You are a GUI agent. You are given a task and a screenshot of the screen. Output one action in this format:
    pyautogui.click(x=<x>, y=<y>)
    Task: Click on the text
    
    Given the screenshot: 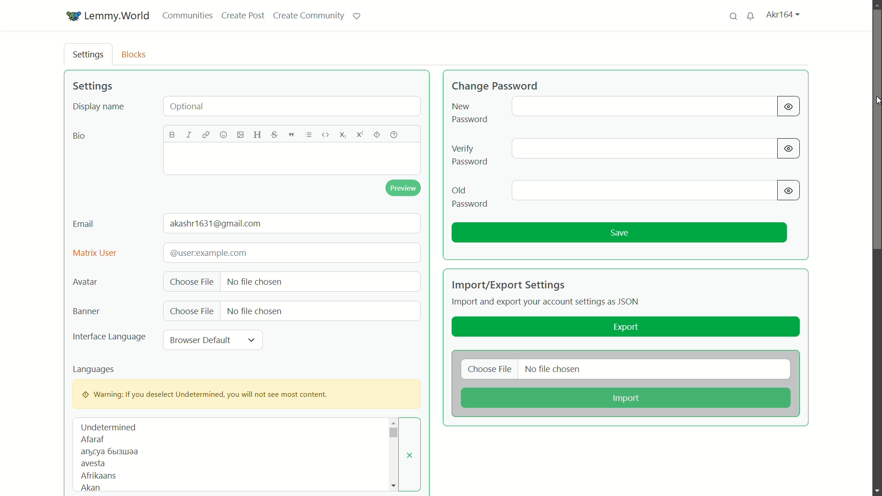 What is the action you would take?
    pyautogui.click(x=108, y=452)
    